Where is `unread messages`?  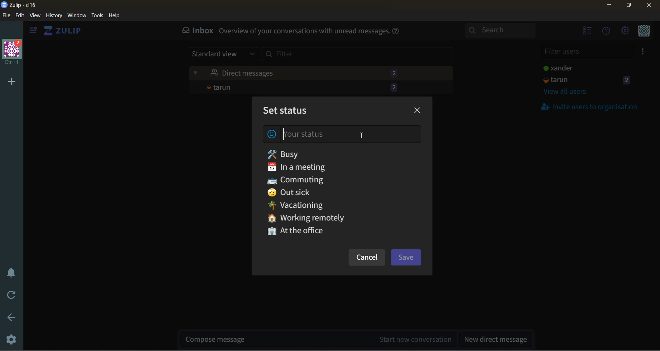 unread messages is located at coordinates (322, 71).